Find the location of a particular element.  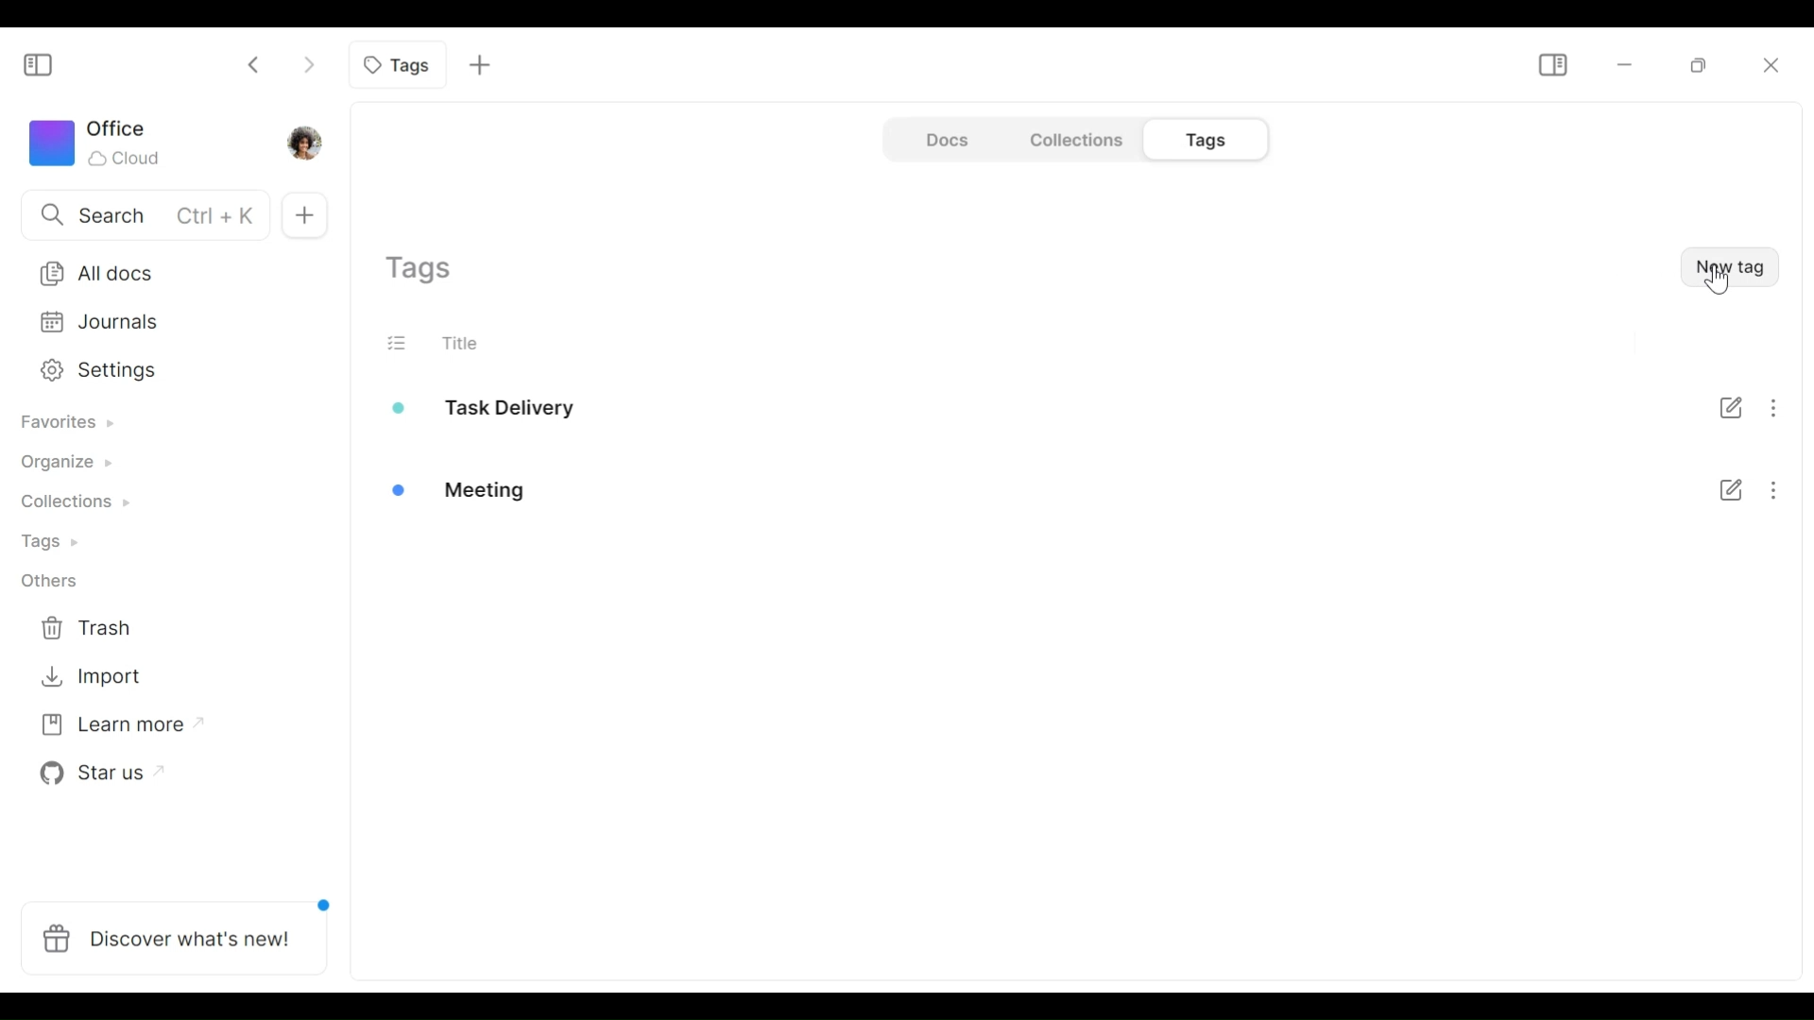

Learn more is located at coordinates (110, 728).